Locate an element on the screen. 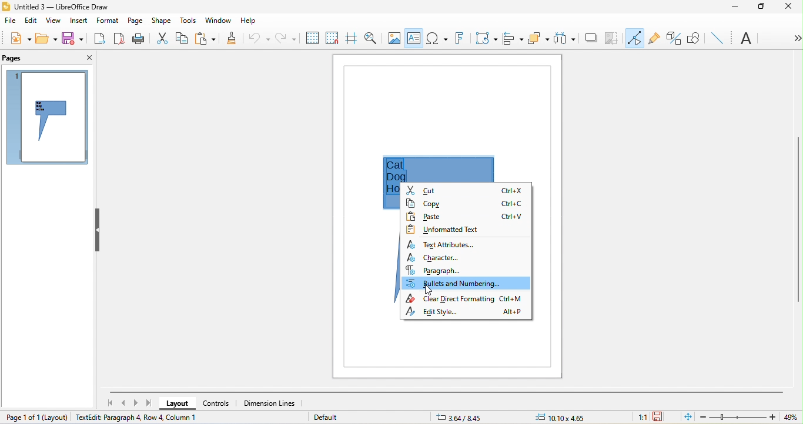 This screenshot has height=424, width=803. character is located at coordinates (441, 258).